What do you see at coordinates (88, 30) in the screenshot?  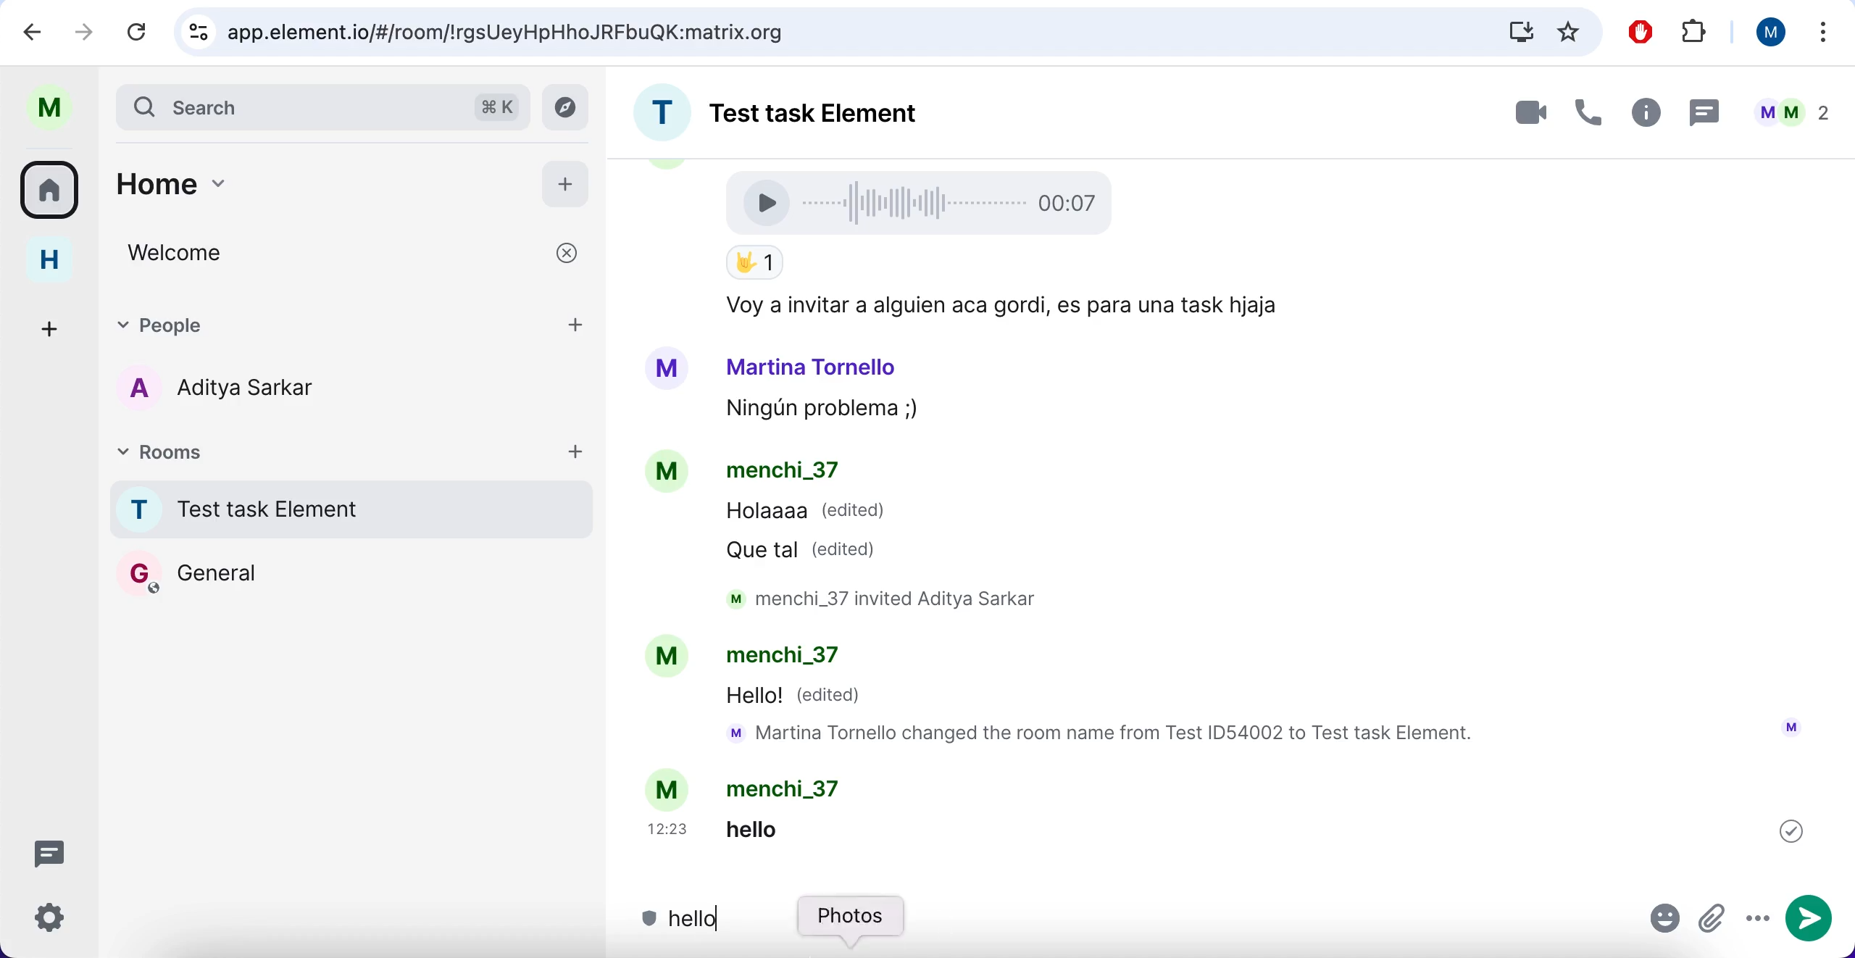 I see `go one page forward` at bounding box center [88, 30].